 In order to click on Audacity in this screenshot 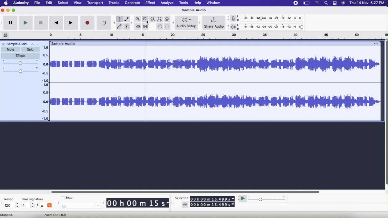, I will do `click(22, 3)`.